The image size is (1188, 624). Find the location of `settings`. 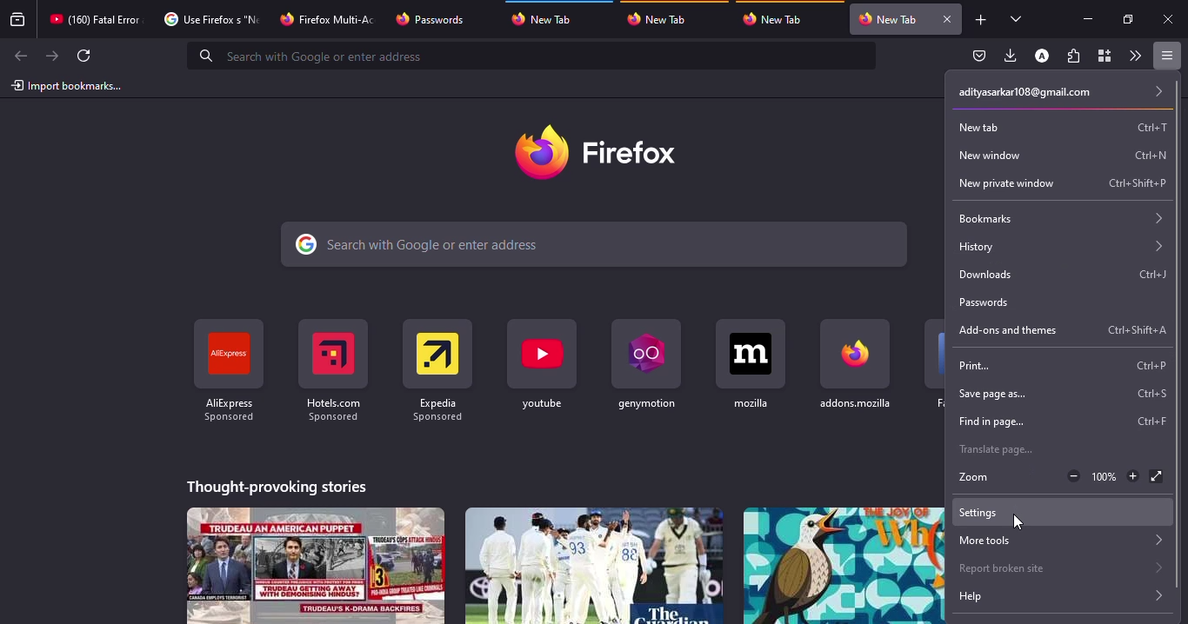

settings is located at coordinates (982, 512).